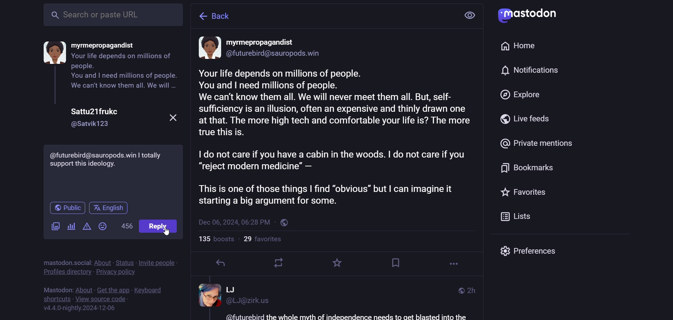 This screenshot has width=673, height=320. I want to click on last modified, so click(234, 223).